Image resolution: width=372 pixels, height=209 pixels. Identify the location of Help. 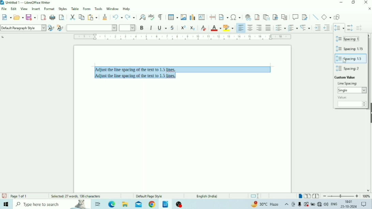
(127, 9).